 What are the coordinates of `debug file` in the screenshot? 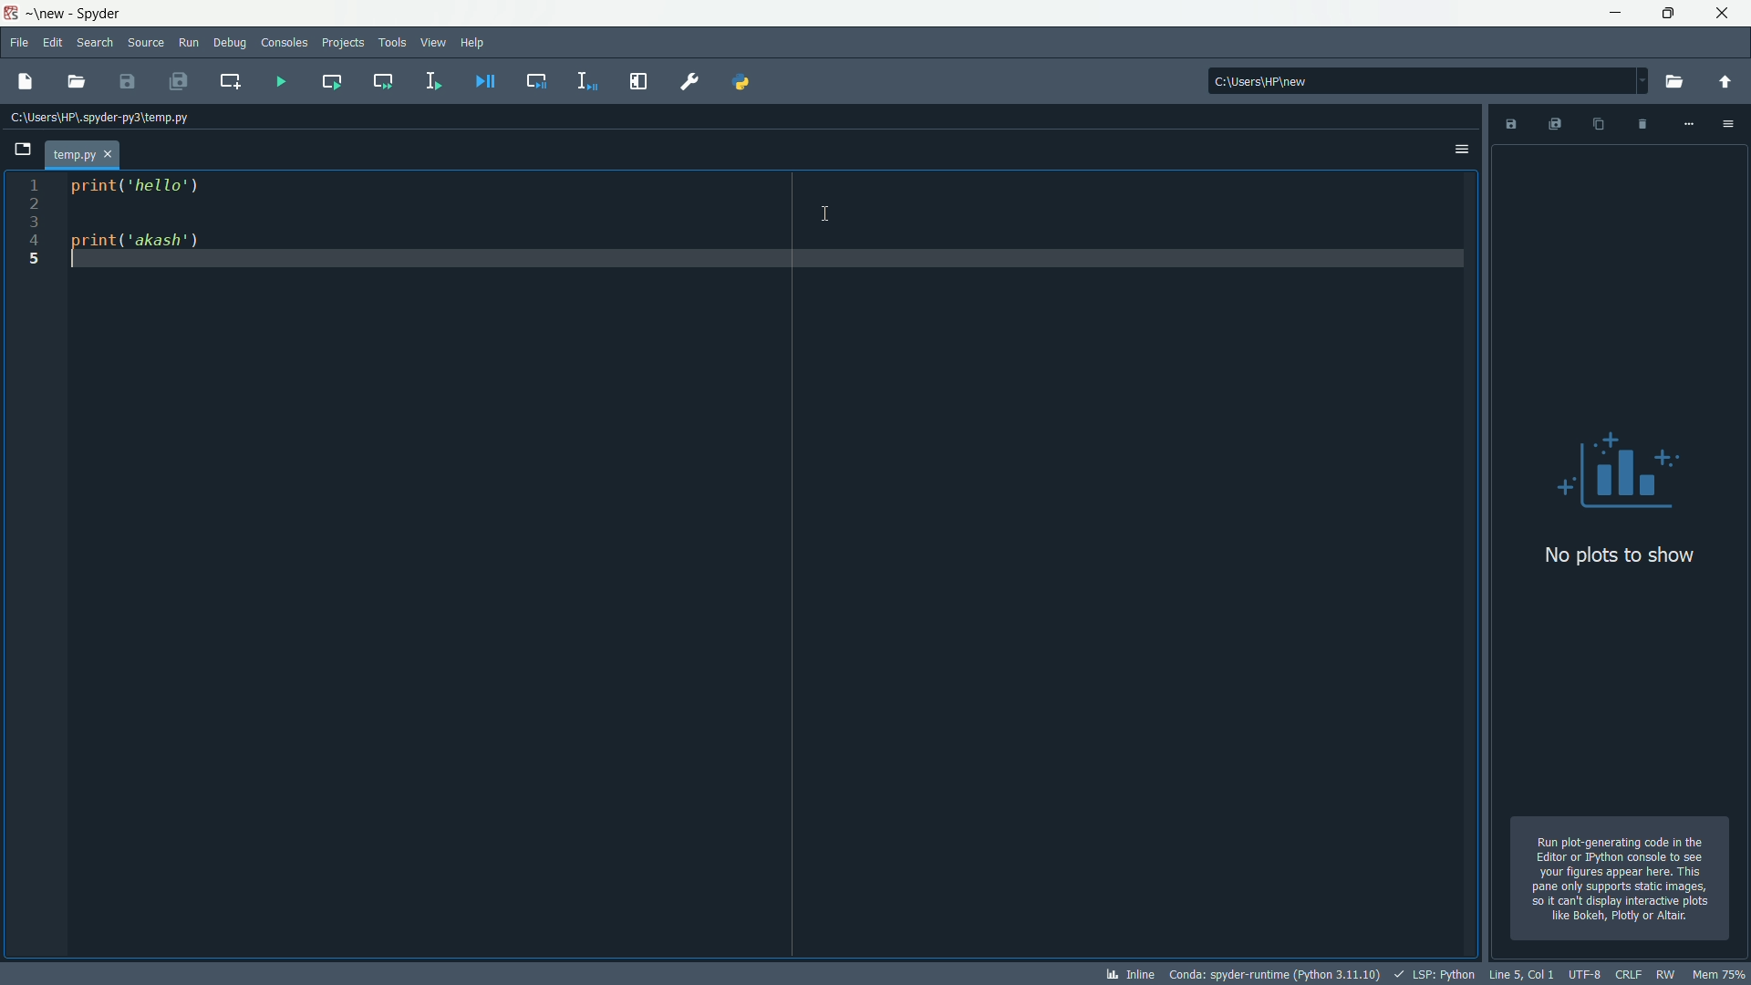 It's located at (482, 83).